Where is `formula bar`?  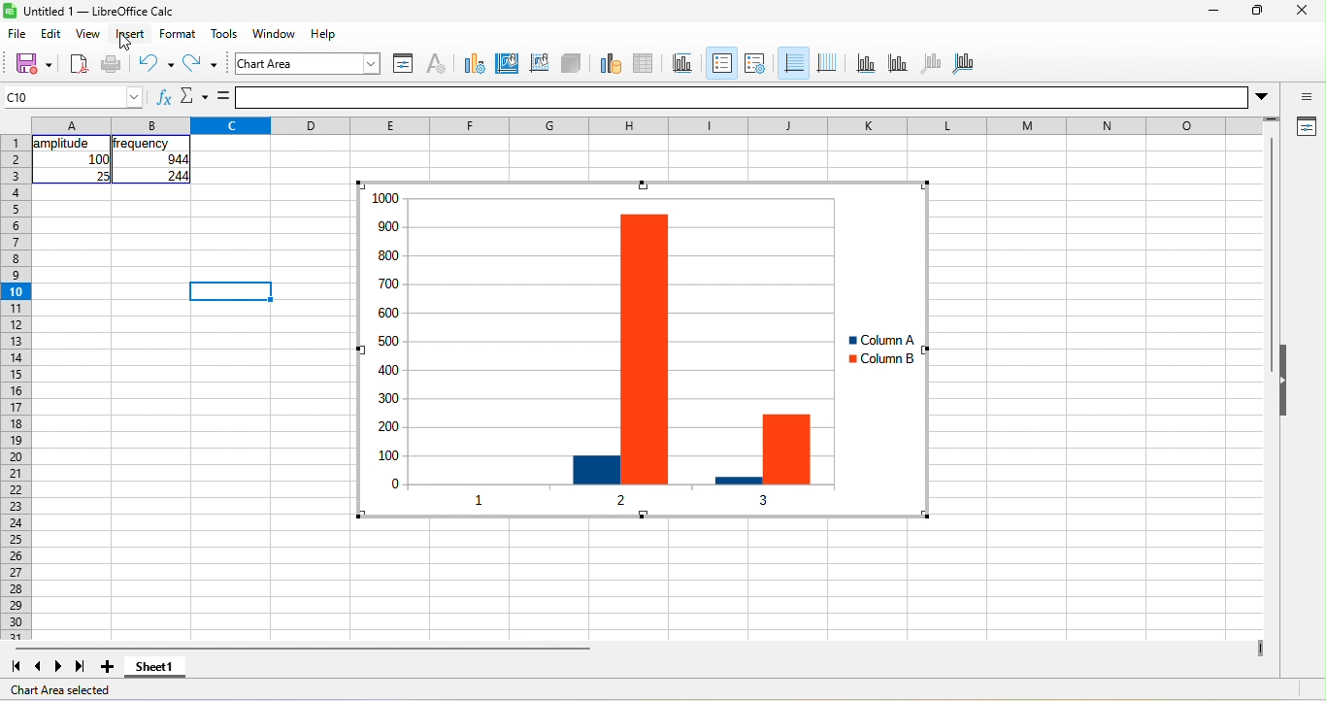
formula bar is located at coordinates (760, 97).